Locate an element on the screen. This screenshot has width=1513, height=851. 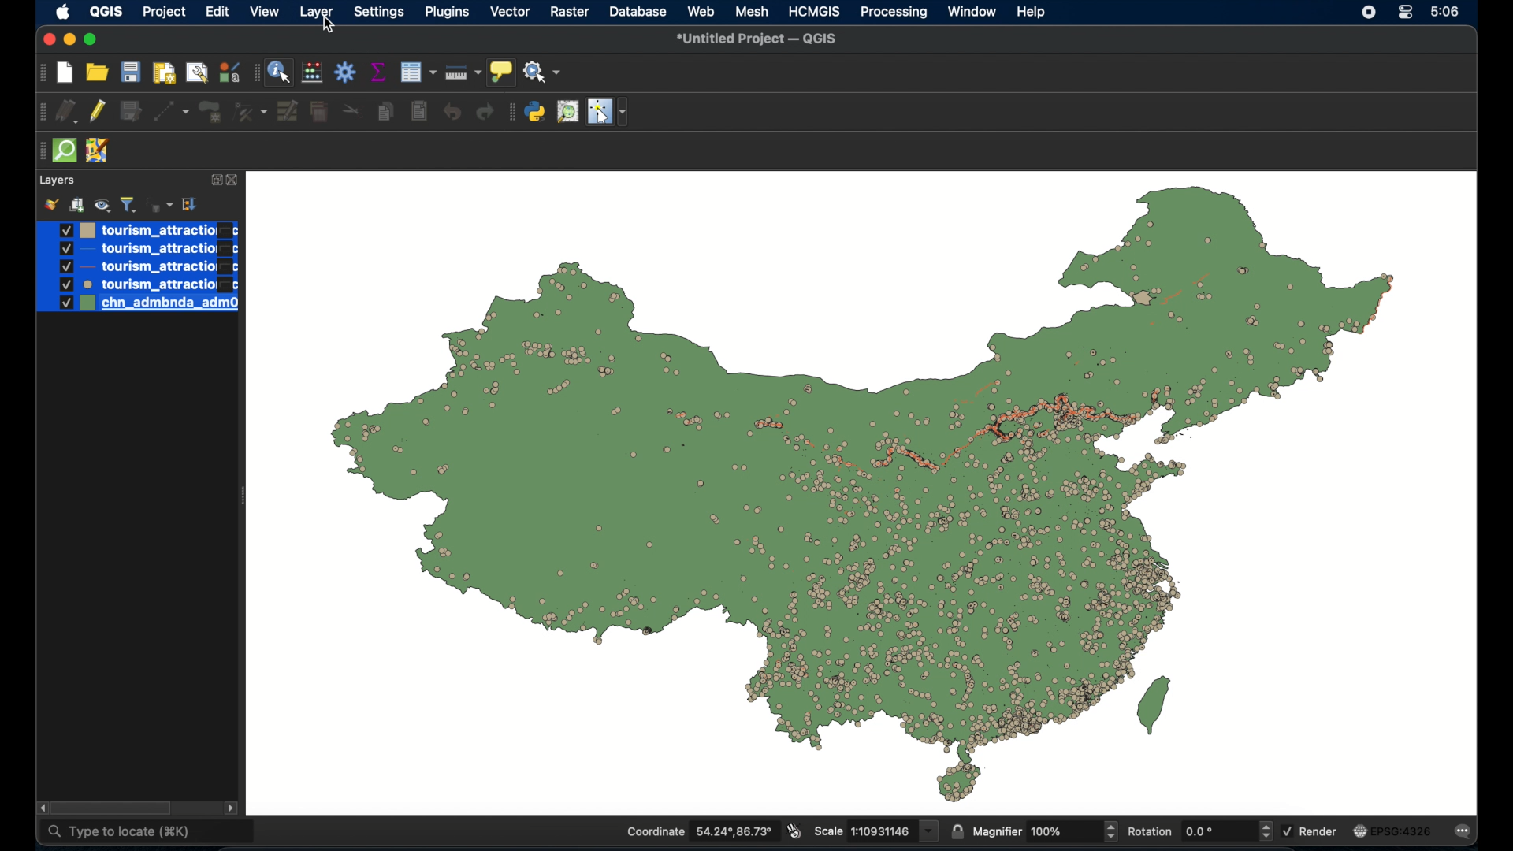
maximize is located at coordinates (94, 39).